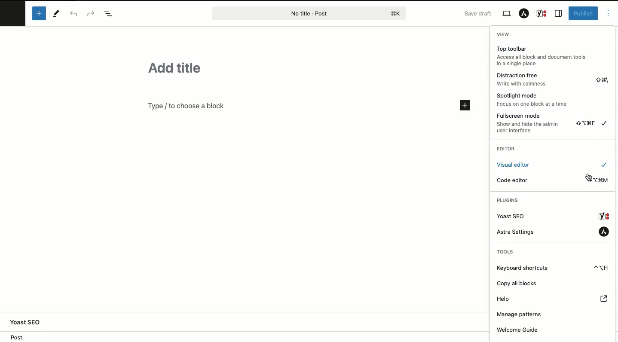 The height and width of the screenshot is (342, 618). What do you see at coordinates (588, 177) in the screenshot?
I see `cursor` at bounding box center [588, 177].